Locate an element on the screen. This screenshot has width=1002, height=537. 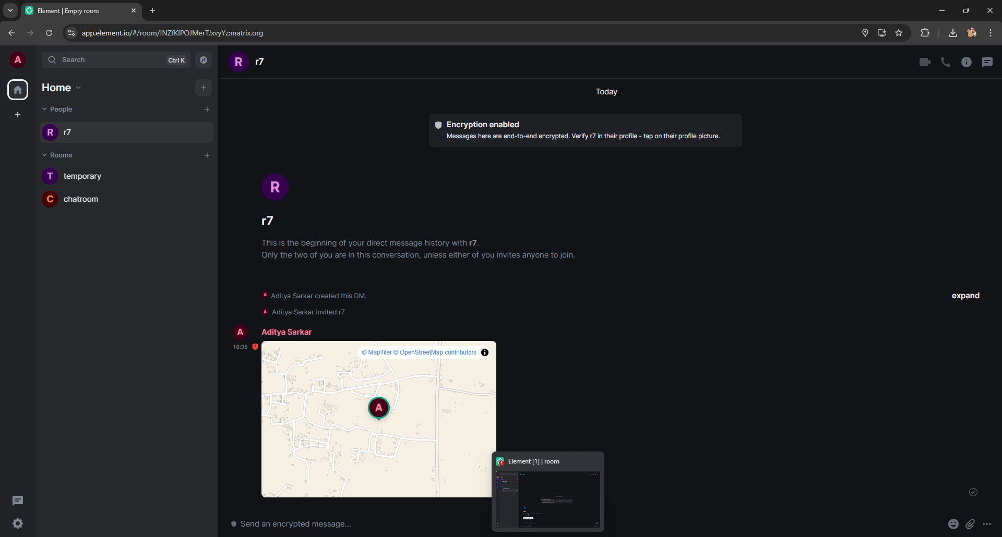
information is located at coordinates (967, 62).